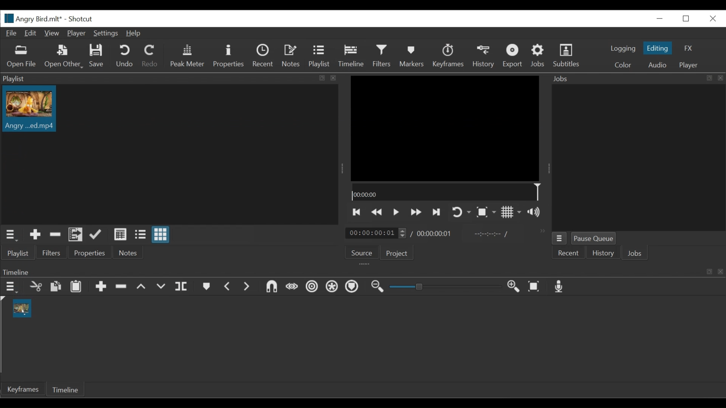 This screenshot has width=726, height=408. What do you see at coordinates (76, 287) in the screenshot?
I see `Paste` at bounding box center [76, 287].